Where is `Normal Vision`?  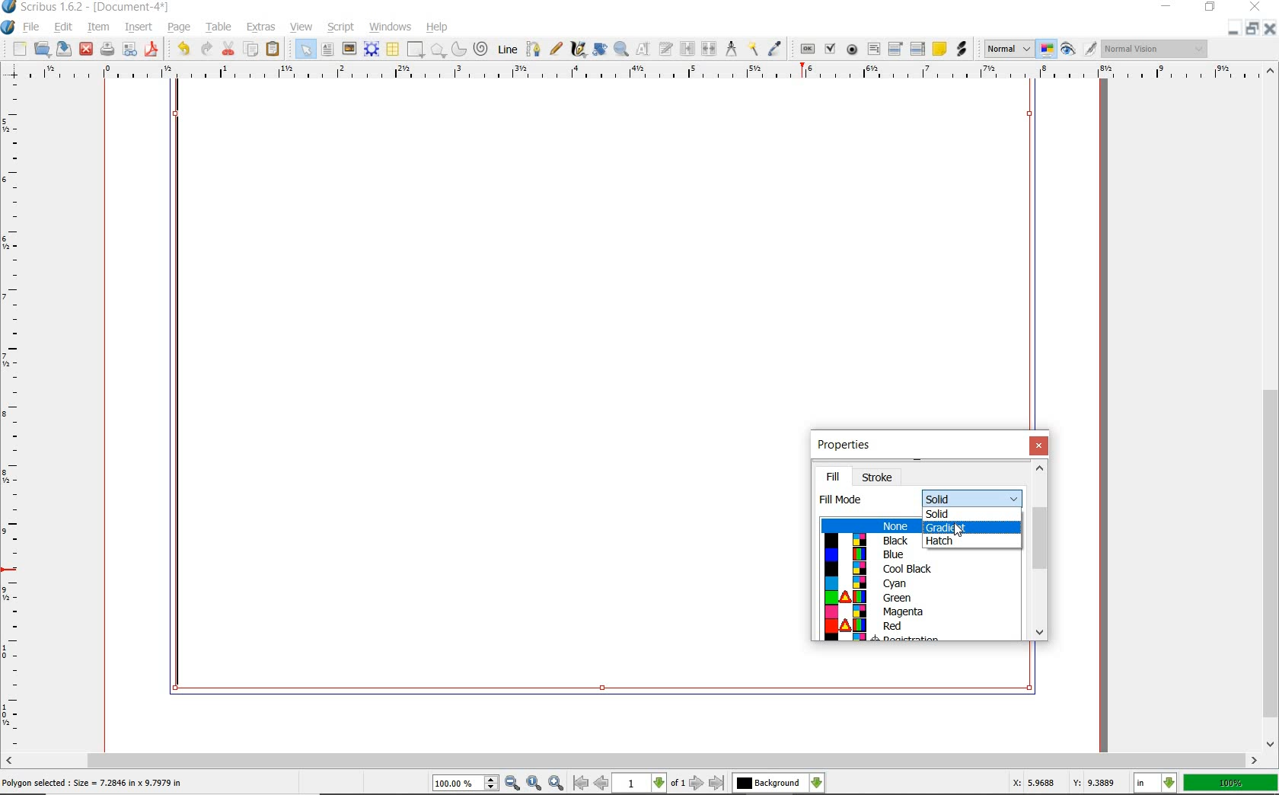 Normal Vision is located at coordinates (1154, 48).